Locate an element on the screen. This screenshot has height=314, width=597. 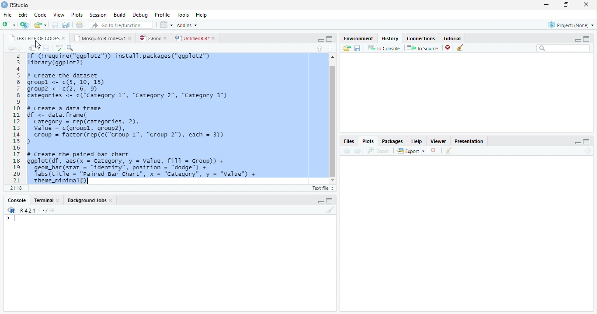
session is located at coordinates (97, 14).